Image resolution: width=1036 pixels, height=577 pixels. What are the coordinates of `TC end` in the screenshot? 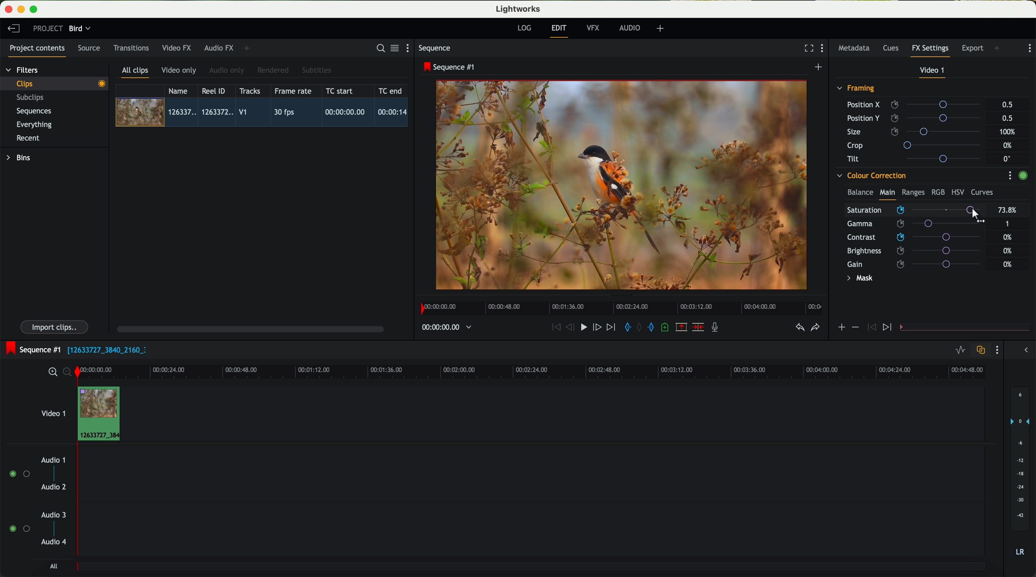 It's located at (391, 90).